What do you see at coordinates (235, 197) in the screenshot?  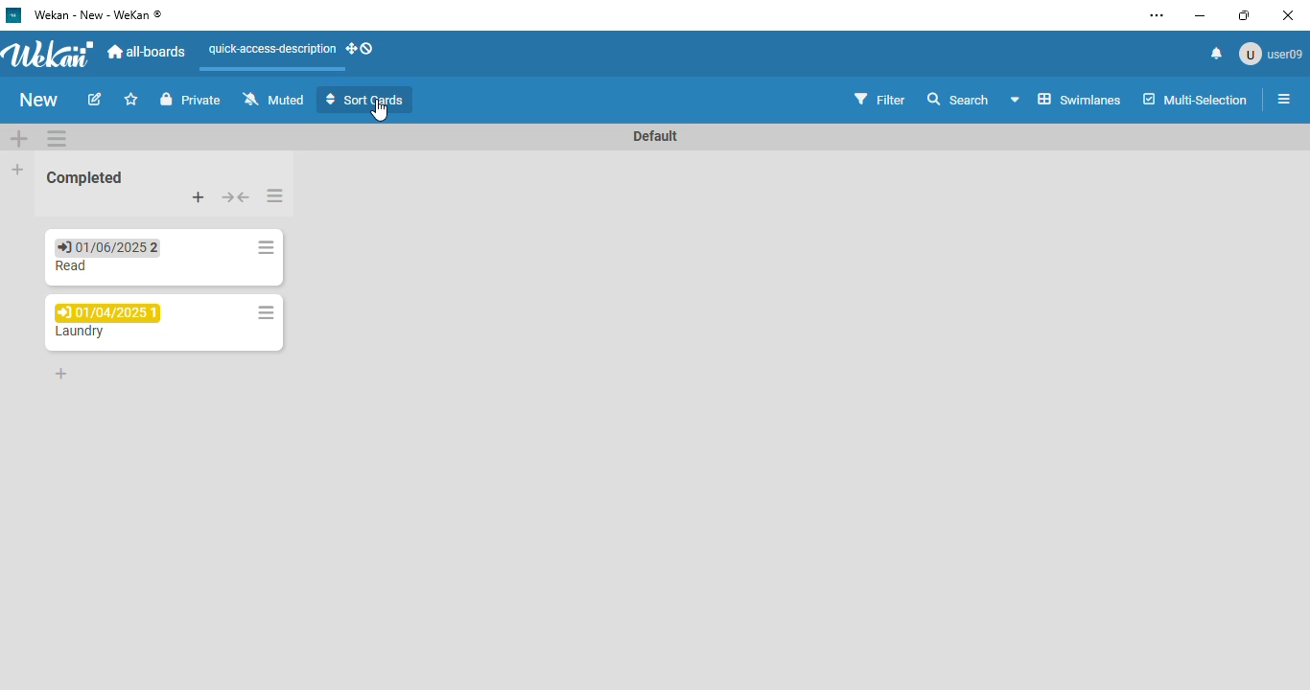 I see `collapse` at bounding box center [235, 197].